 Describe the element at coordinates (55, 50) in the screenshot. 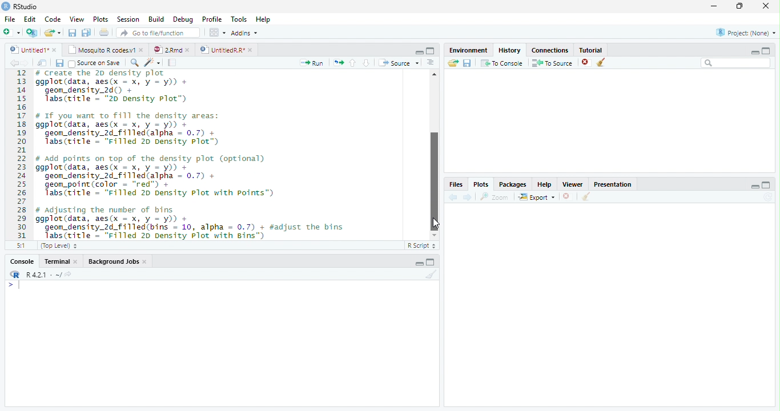

I see `close` at that location.